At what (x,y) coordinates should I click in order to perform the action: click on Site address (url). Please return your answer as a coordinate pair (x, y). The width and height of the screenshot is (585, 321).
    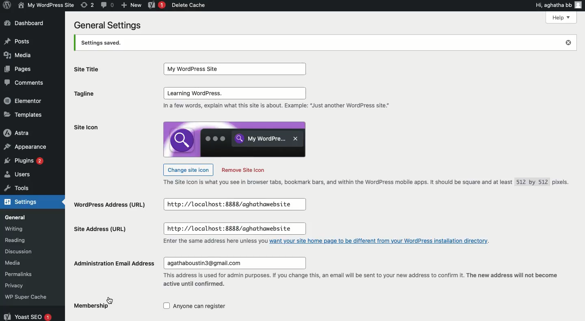
    Looking at the image, I should click on (101, 231).